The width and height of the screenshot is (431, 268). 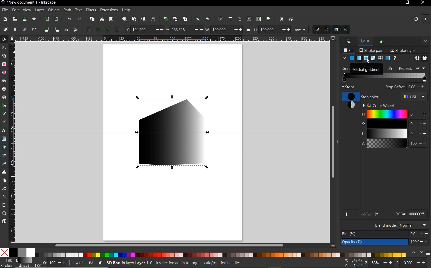 What do you see at coordinates (4, 180) in the screenshot?
I see `SPRAY TOOL` at bounding box center [4, 180].